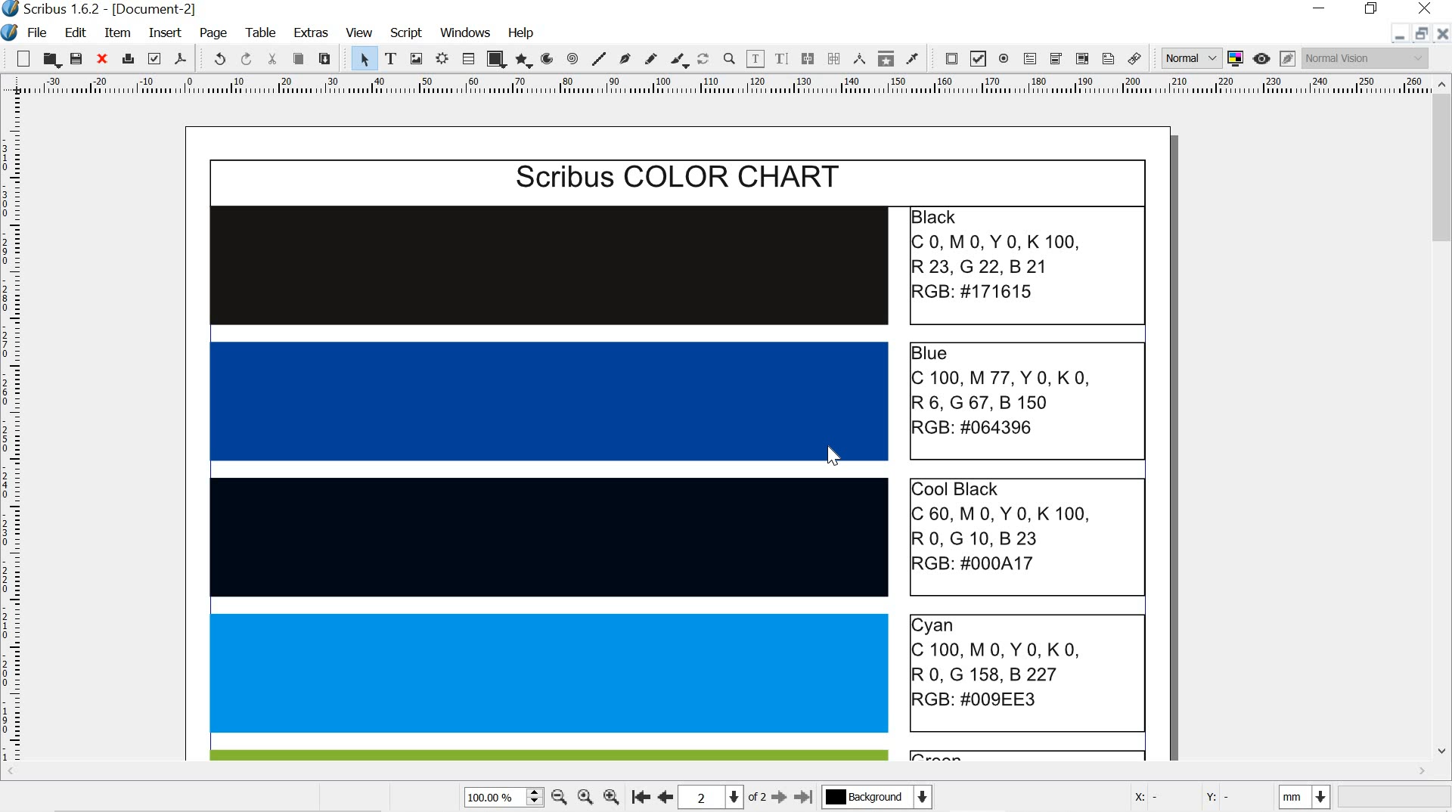 The image size is (1452, 812). I want to click on undo, so click(215, 59).